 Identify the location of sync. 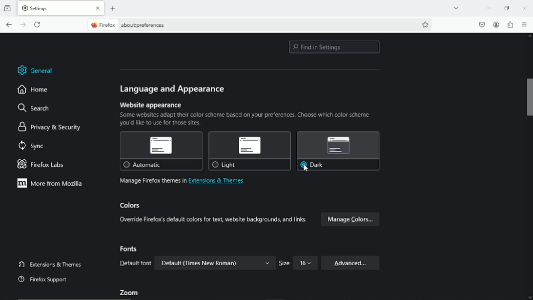
(33, 146).